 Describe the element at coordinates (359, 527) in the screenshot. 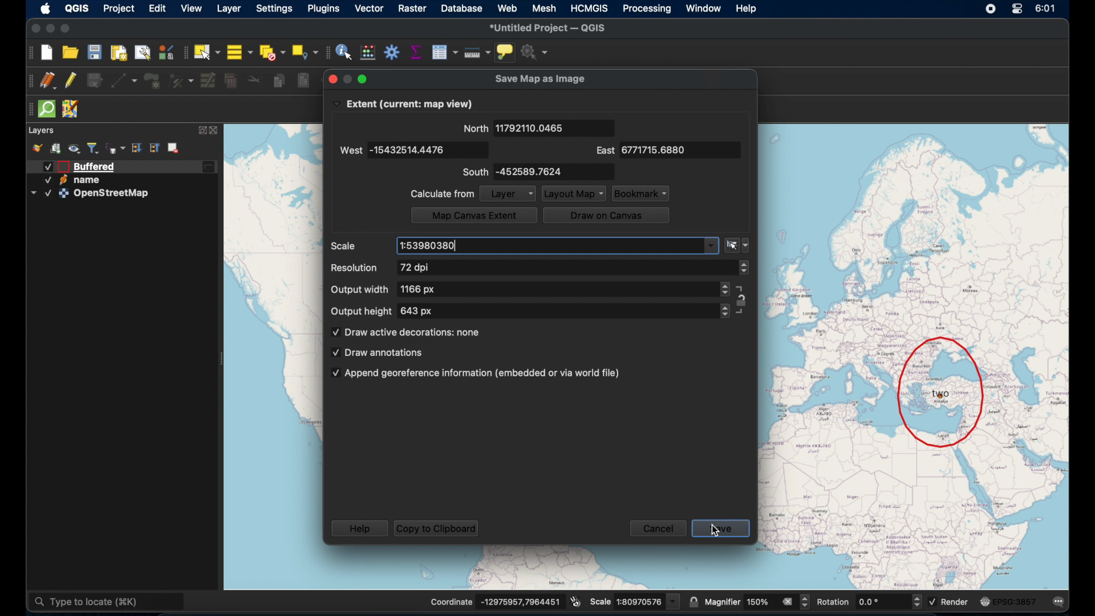

I see `help` at that location.